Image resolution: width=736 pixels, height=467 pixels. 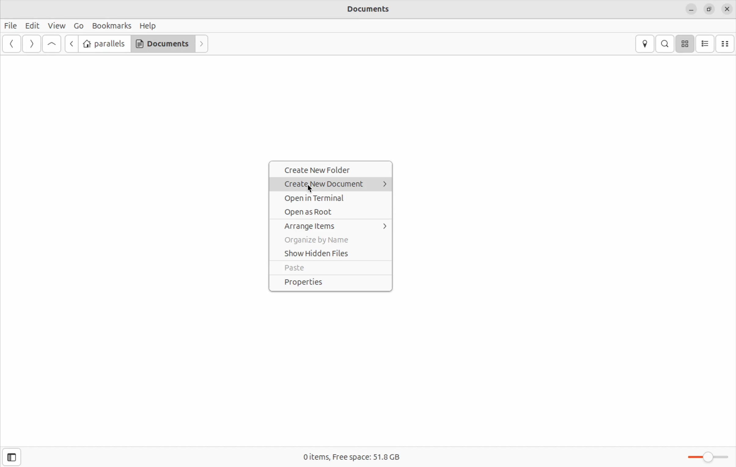 I want to click on Organize by Name, so click(x=331, y=241).